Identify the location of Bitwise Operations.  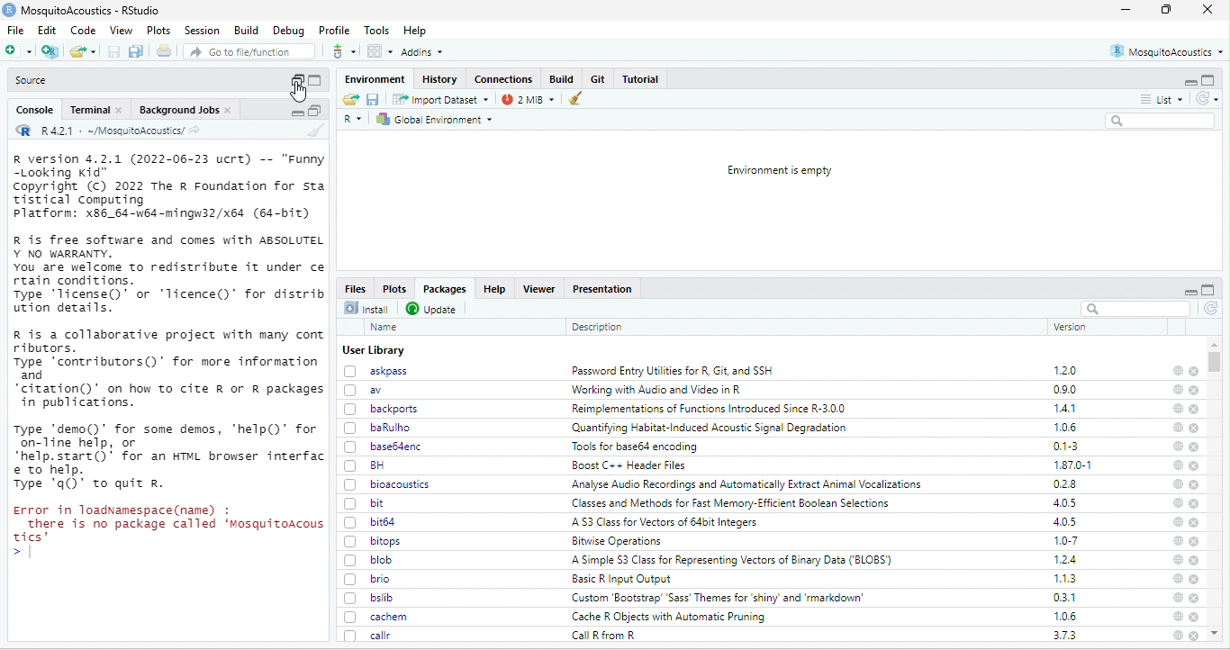
(617, 541).